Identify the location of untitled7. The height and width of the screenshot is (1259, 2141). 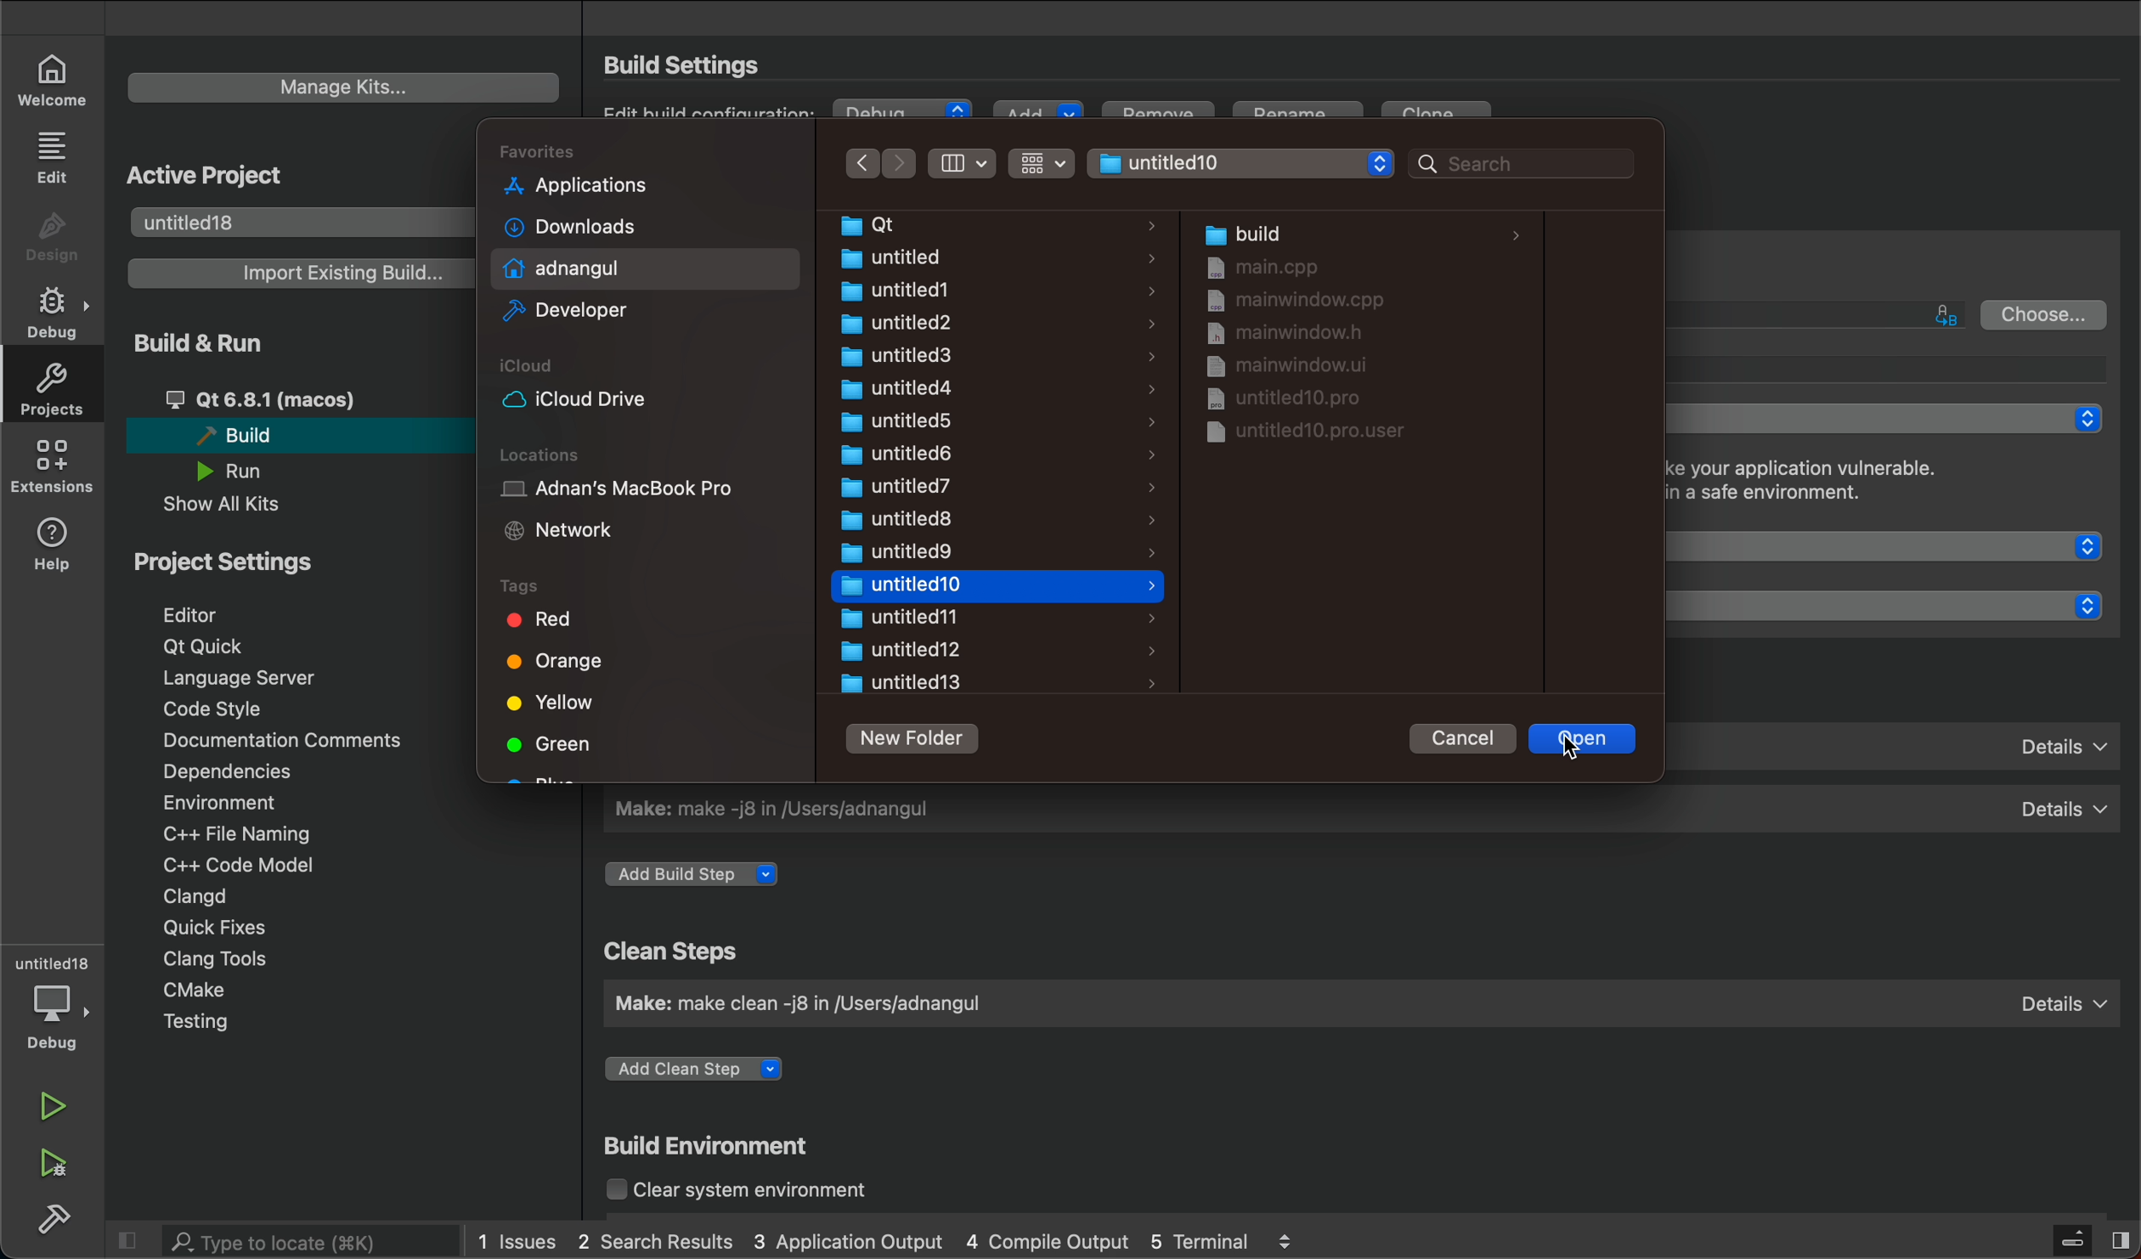
(980, 488).